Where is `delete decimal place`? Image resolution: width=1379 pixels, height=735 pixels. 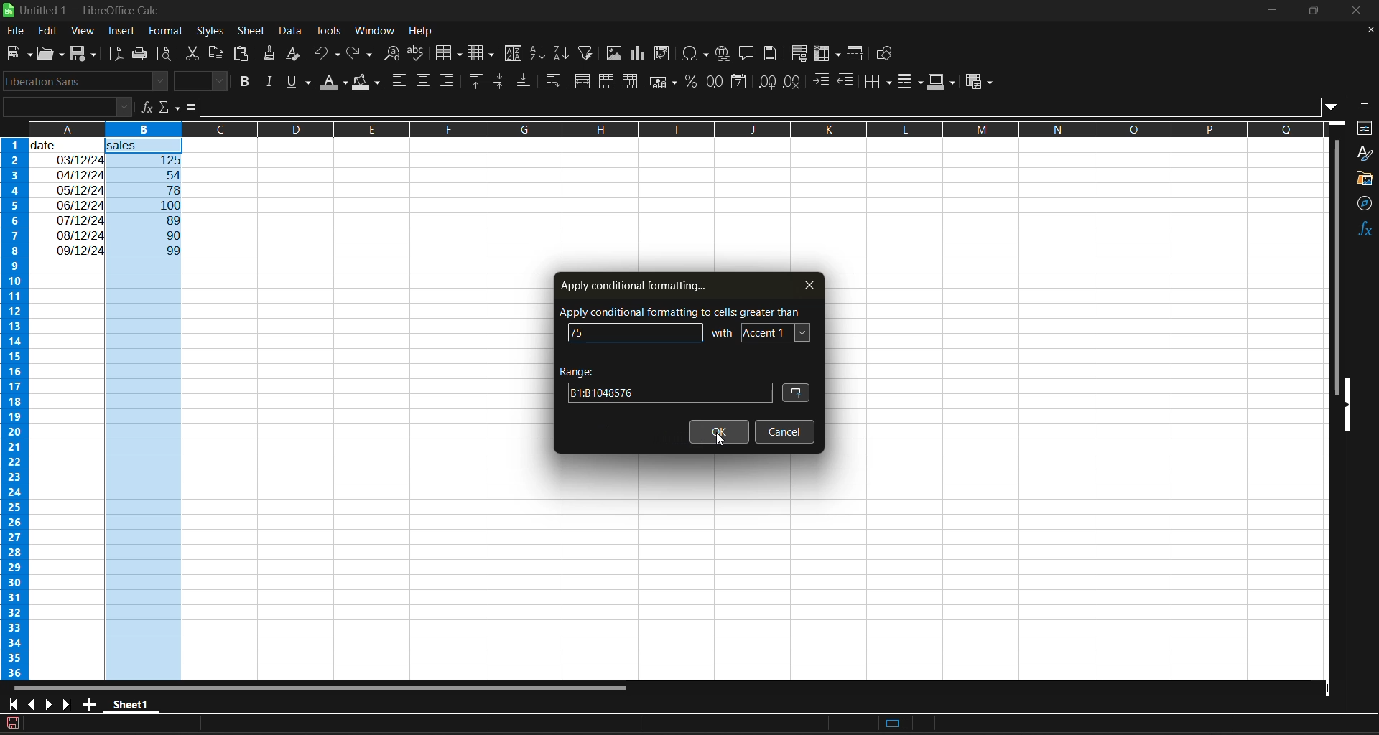 delete decimal place is located at coordinates (792, 83).